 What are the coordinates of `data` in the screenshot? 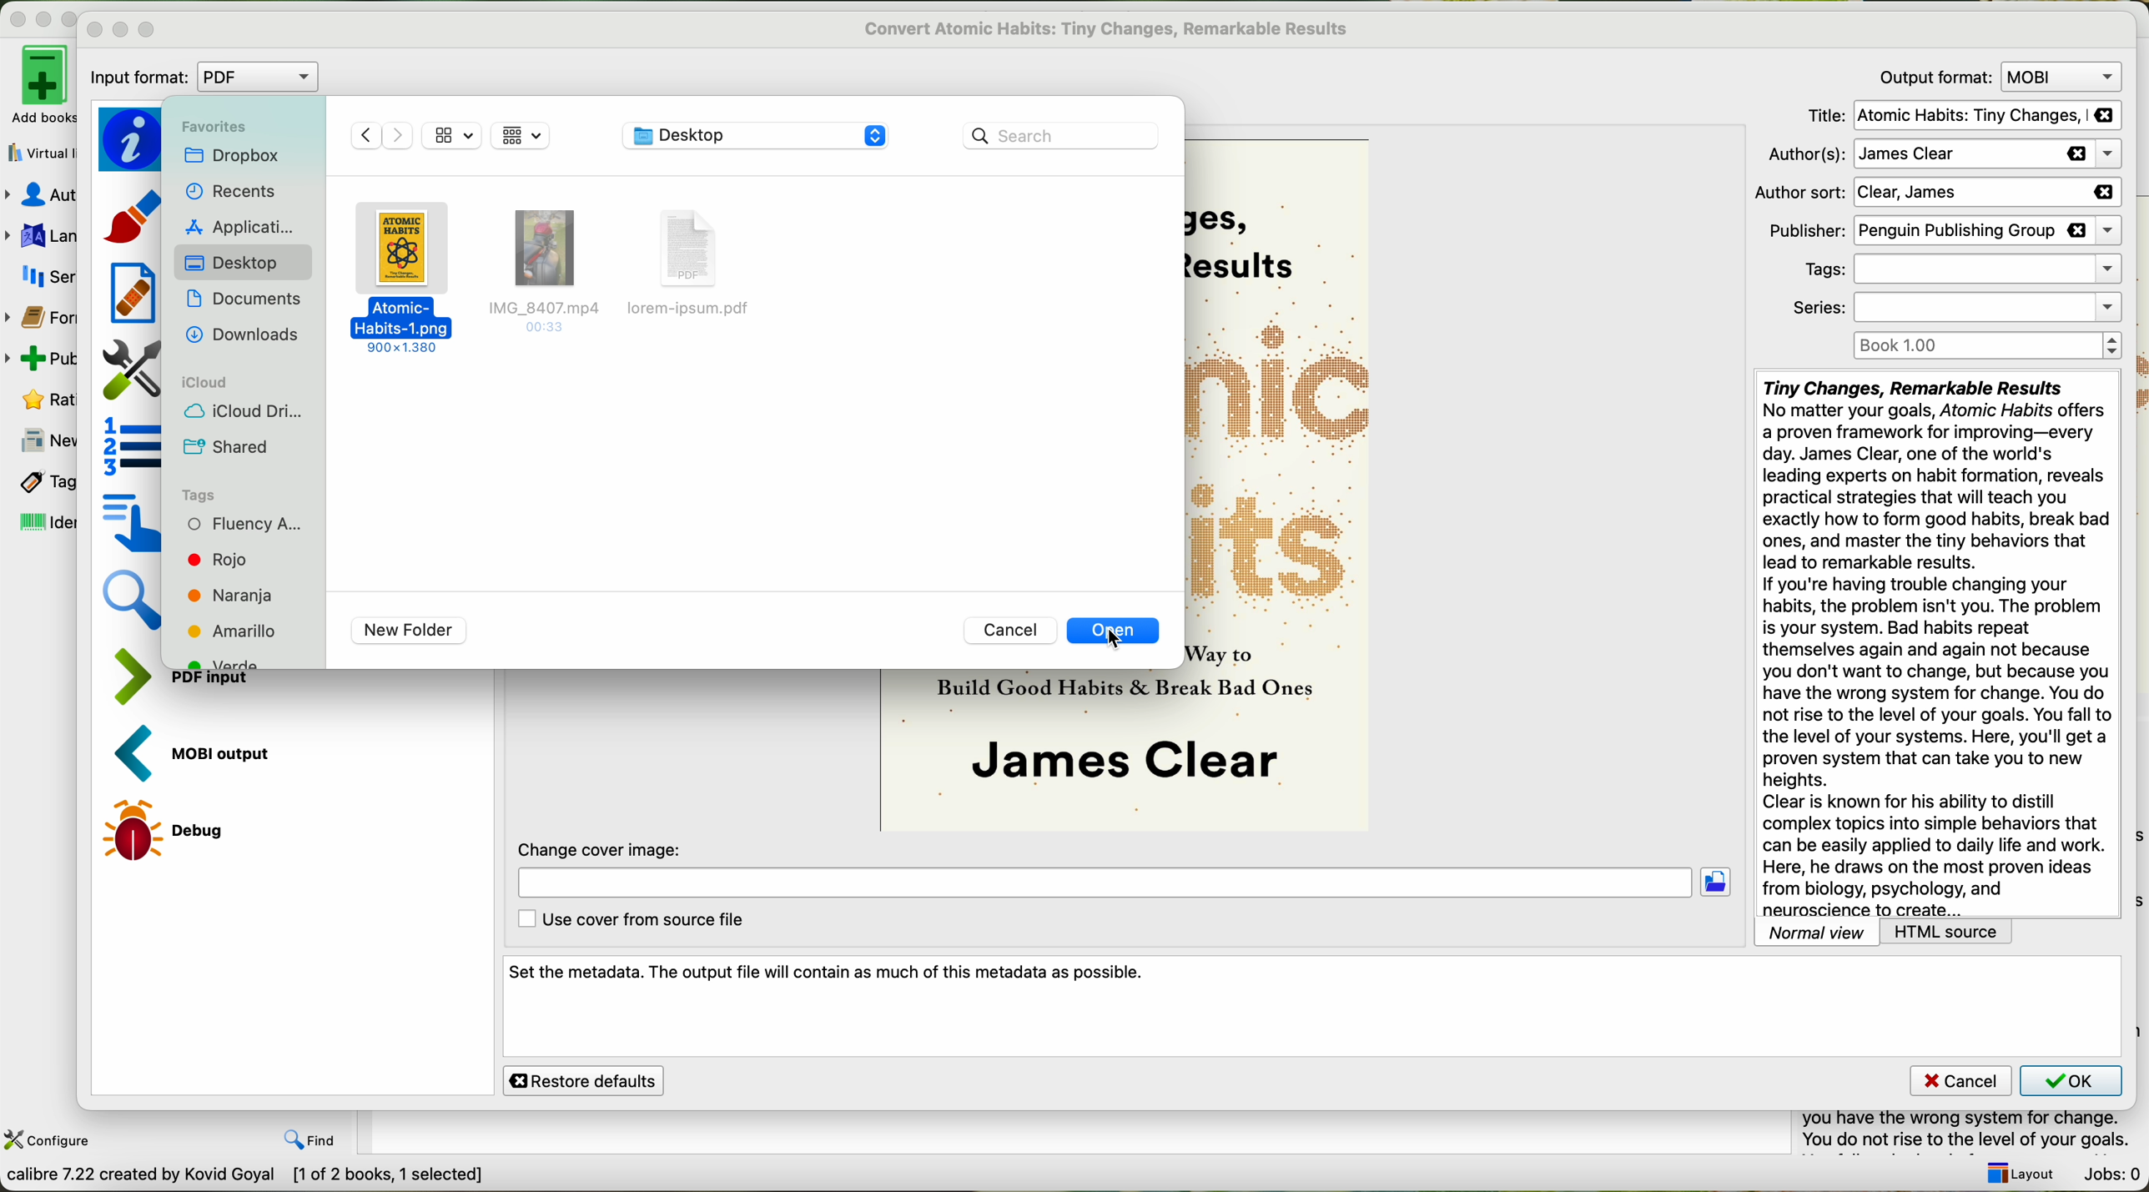 It's located at (247, 1177).